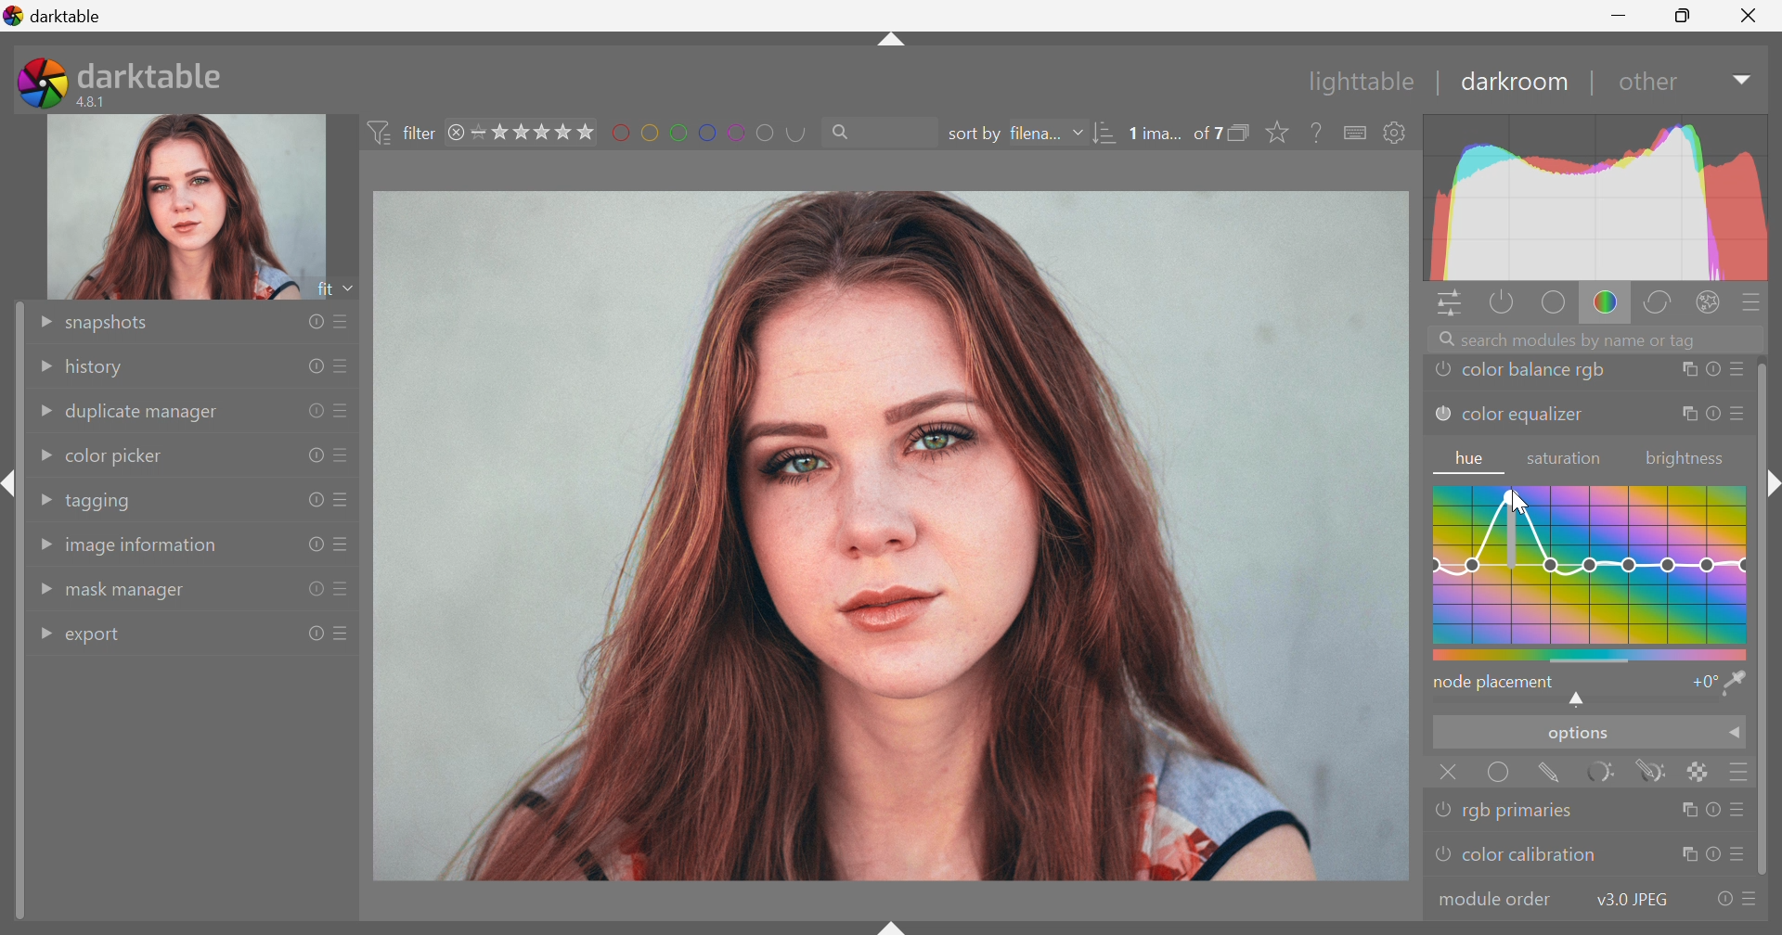 This screenshot has height=935, width=1782. What do you see at coordinates (1773, 484) in the screenshot?
I see `Collapse ` at bounding box center [1773, 484].